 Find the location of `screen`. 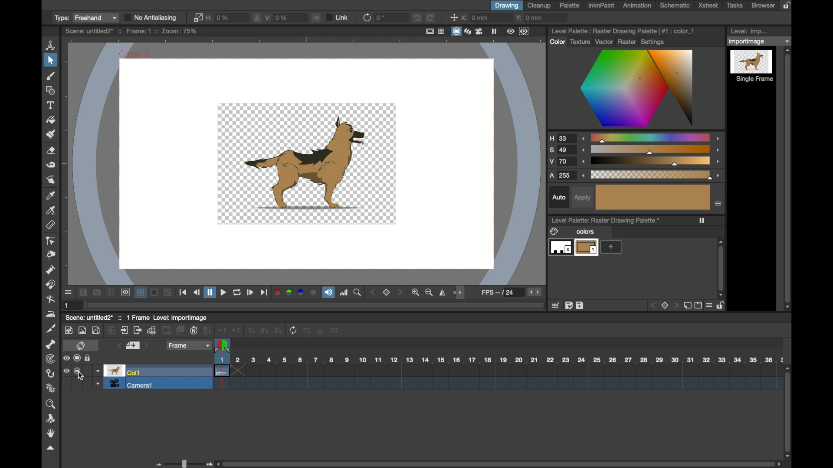

screen is located at coordinates (697, 305).